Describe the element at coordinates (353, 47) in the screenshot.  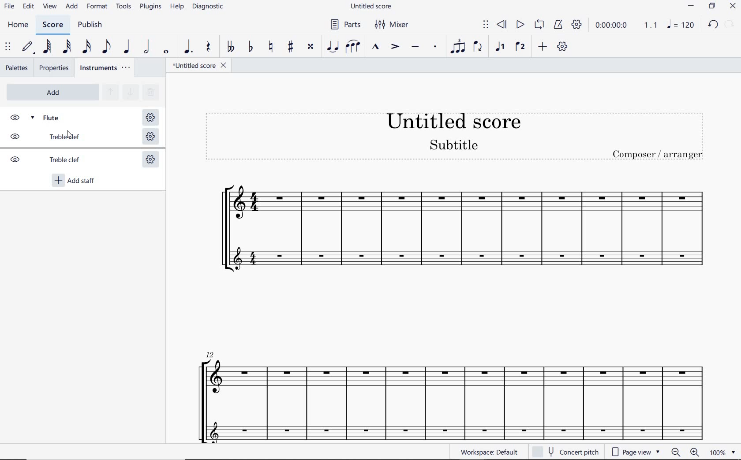
I see `SLUR` at that location.